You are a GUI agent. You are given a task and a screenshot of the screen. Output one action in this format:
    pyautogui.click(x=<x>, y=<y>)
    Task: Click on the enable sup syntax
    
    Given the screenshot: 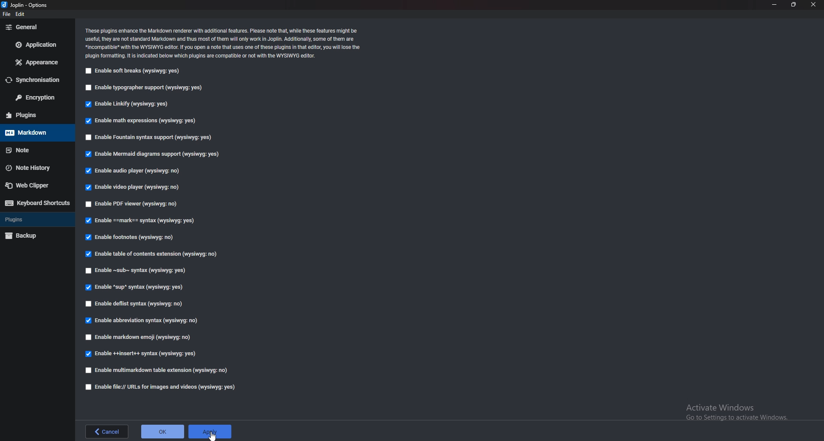 What is the action you would take?
    pyautogui.click(x=136, y=287)
    